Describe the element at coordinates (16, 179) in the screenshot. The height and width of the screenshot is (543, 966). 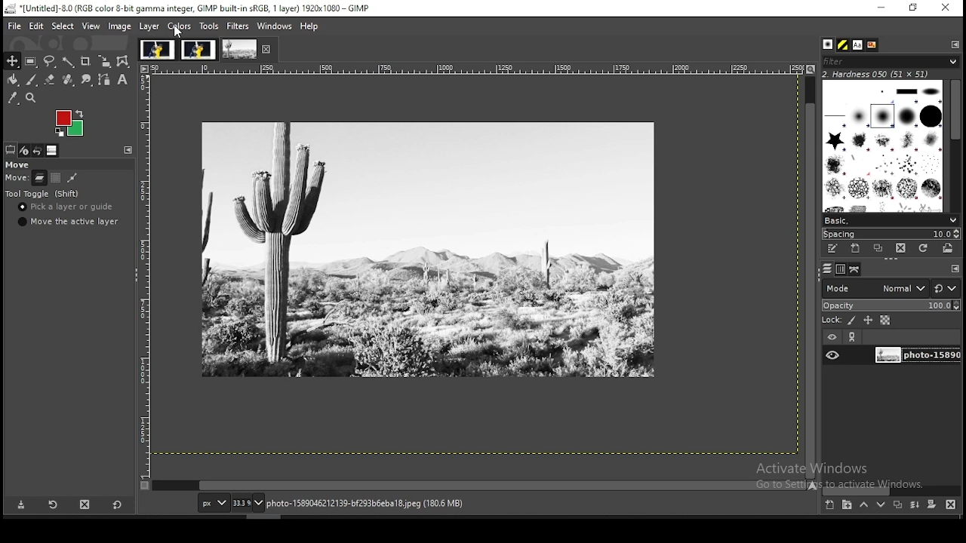
I see `move` at that location.